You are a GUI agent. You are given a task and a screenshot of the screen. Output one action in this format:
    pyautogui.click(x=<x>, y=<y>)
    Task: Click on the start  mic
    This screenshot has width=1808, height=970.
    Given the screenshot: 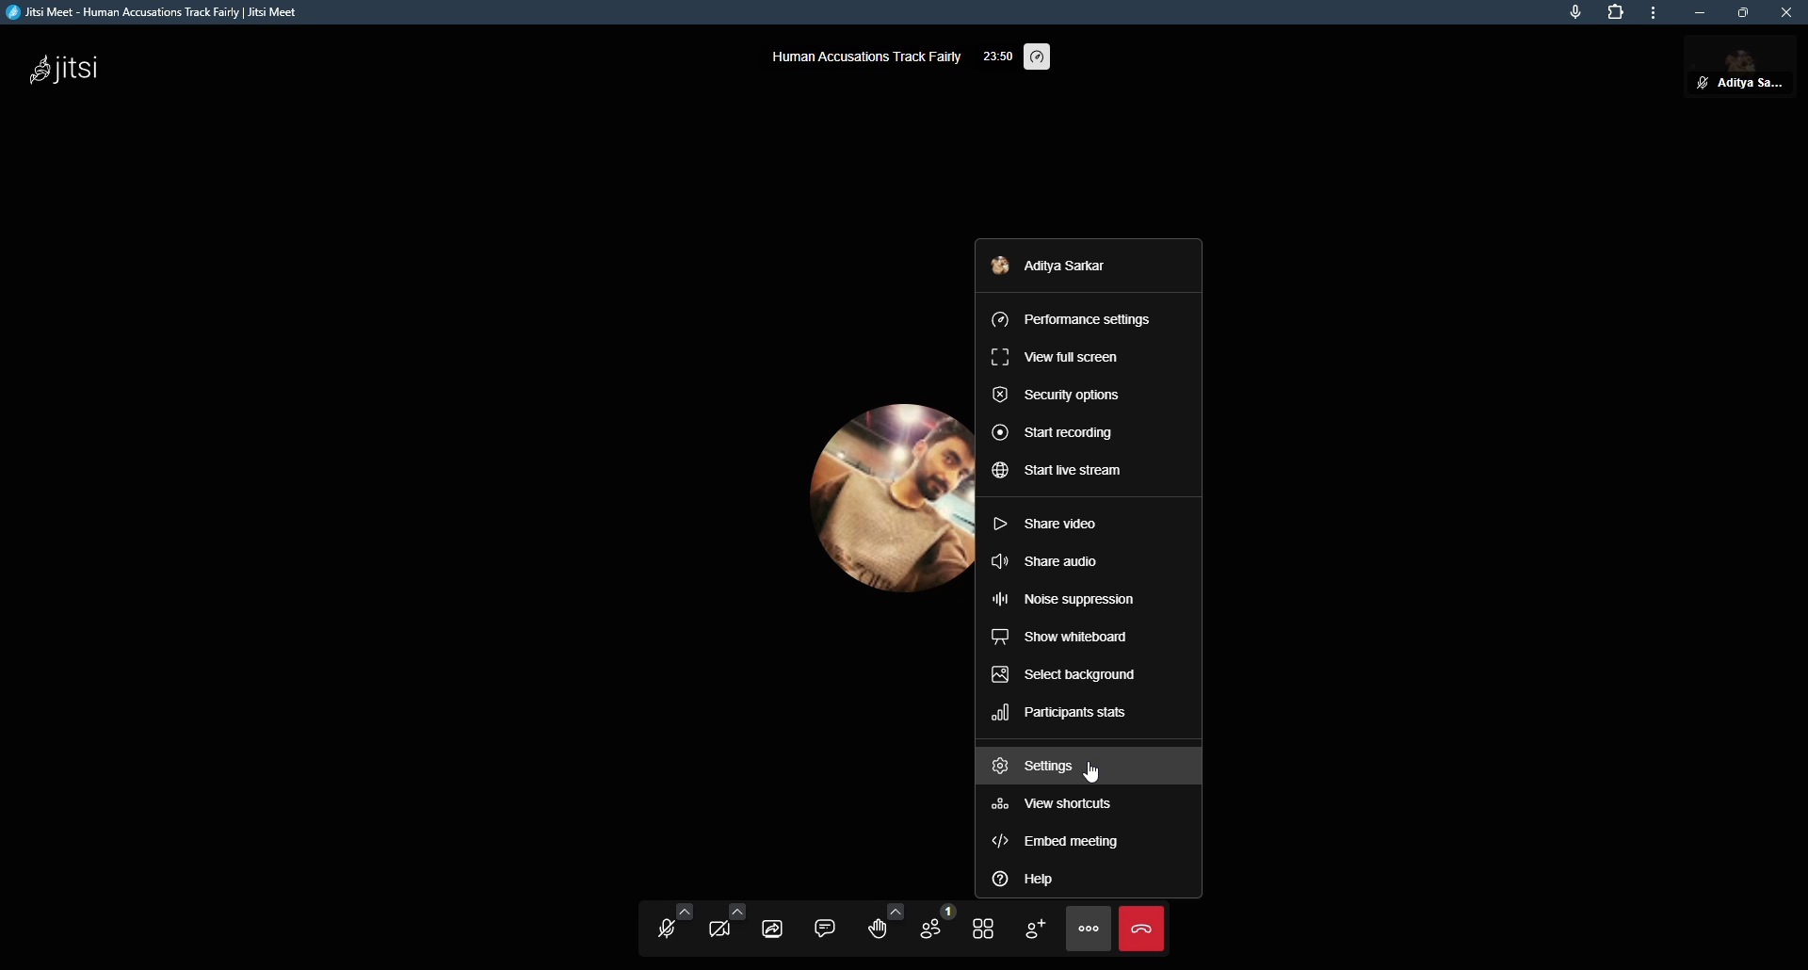 What is the action you would take?
    pyautogui.click(x=661, y=926)
    